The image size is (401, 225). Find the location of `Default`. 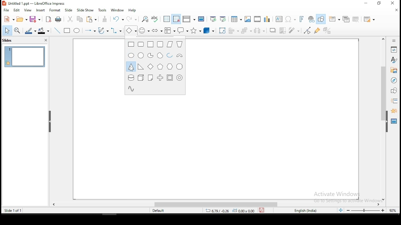

Default is located at coordinates (161, 211).